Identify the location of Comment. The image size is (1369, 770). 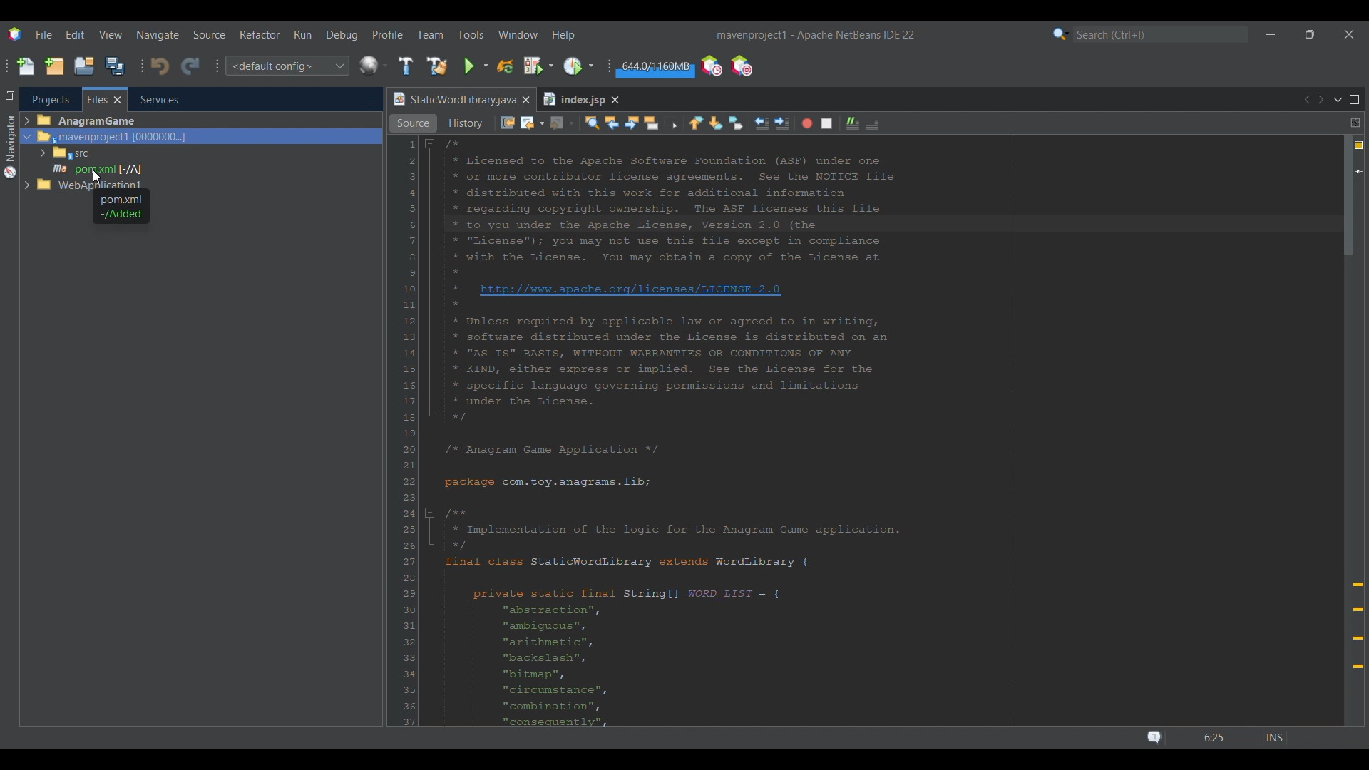
(853, 123).